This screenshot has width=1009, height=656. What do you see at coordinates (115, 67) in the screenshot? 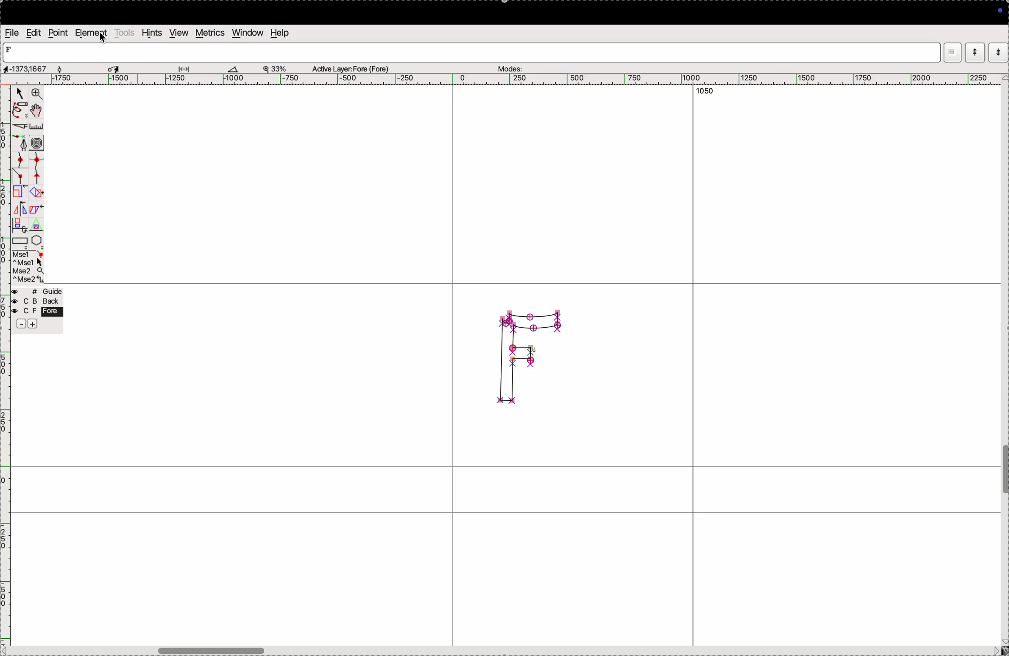
I see `cursor selected` at bounding box center [115, 67].